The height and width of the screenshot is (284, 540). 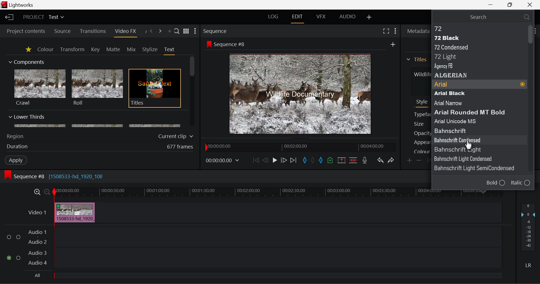 What do you see at coordinates (265, 160) in the screenshot?
I see `Go Back` at bounding box center [265, 160].